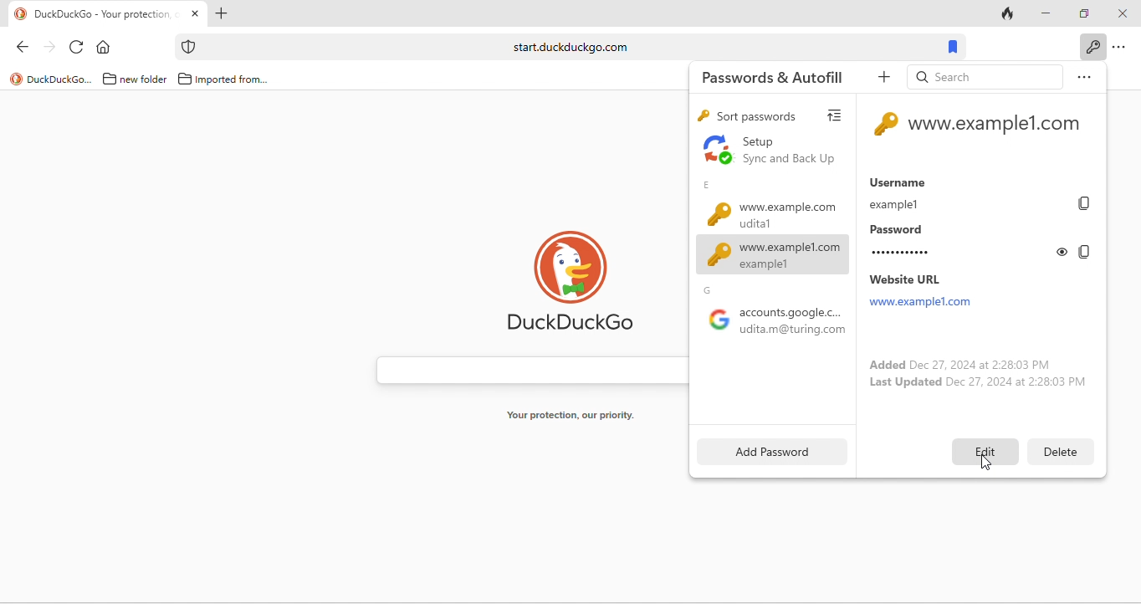 This screenshot has height=604, width=1141. I want to click on maximize, so click(1081, 12).